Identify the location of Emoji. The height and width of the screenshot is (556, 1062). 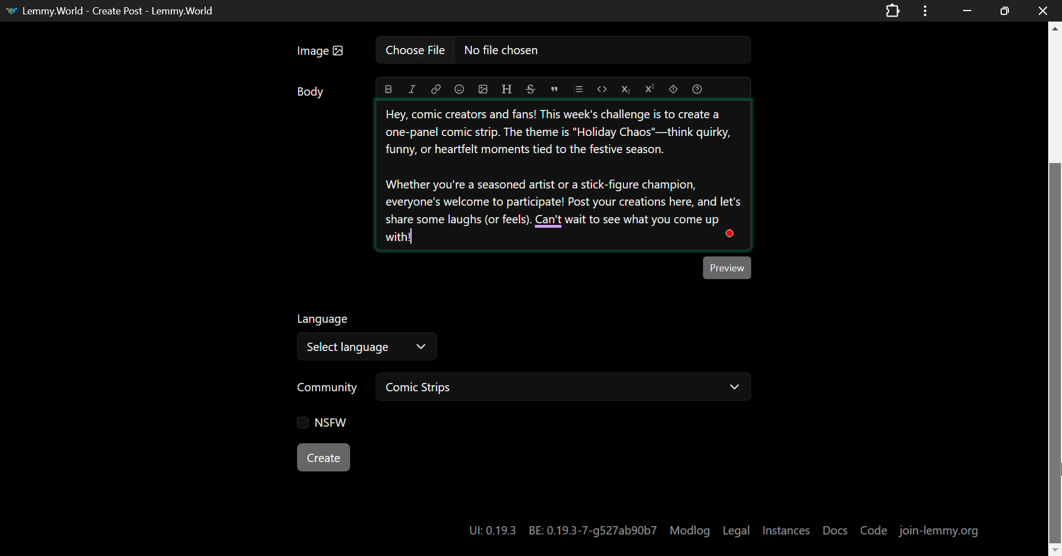
(459, 90).